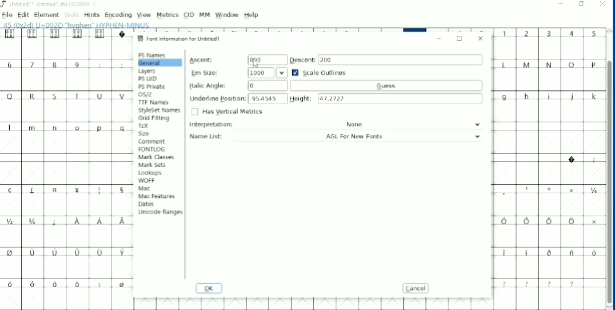 This screenshot has width=615, height=310. Describe the element at coordinates (227, 112) in the screenshot. I see `Has Vertical Metrics` at that location.